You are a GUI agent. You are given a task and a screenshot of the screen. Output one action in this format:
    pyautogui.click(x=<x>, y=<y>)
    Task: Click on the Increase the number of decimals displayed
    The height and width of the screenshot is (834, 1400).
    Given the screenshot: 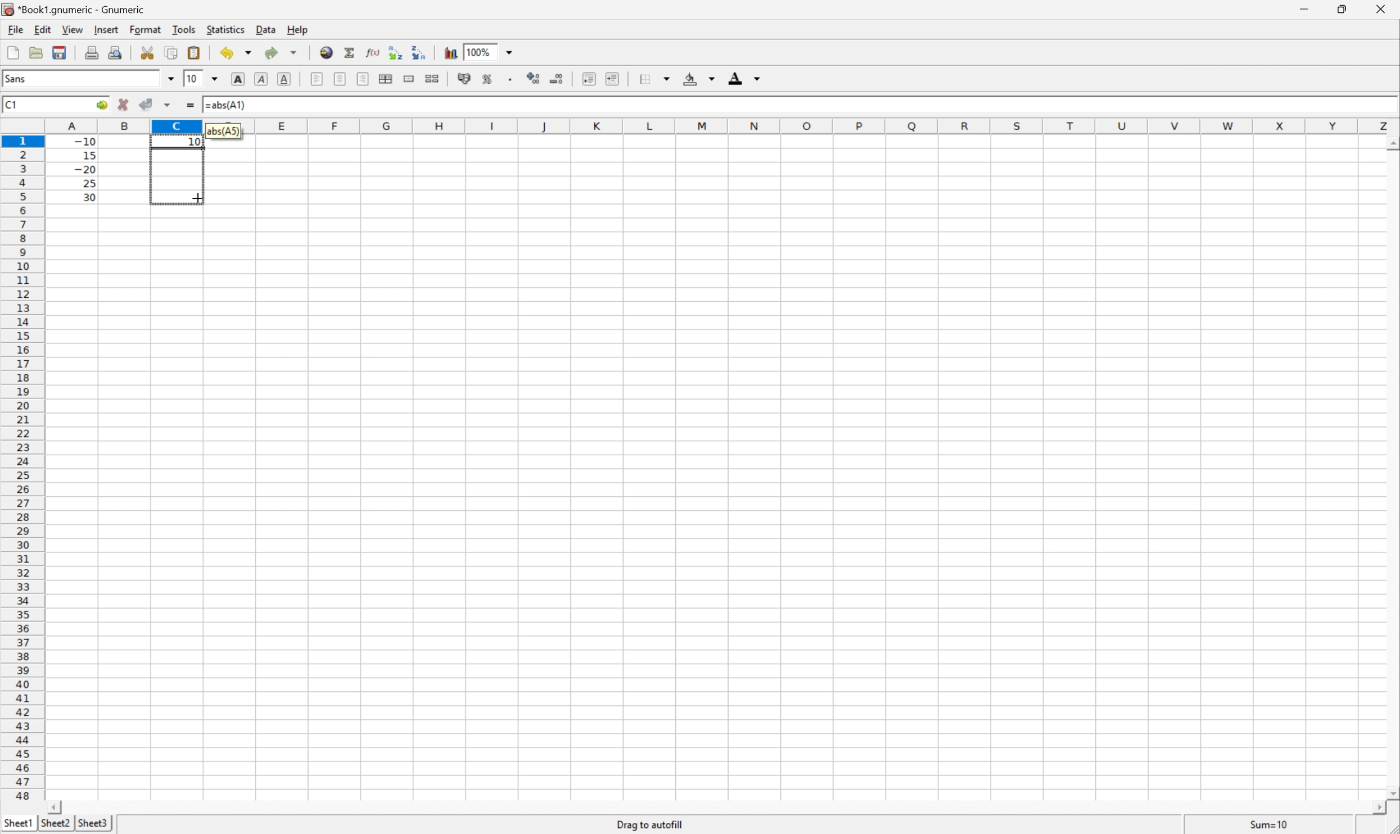 What is the action you would take?
    pyautogui.click(x=536, y=79)
    